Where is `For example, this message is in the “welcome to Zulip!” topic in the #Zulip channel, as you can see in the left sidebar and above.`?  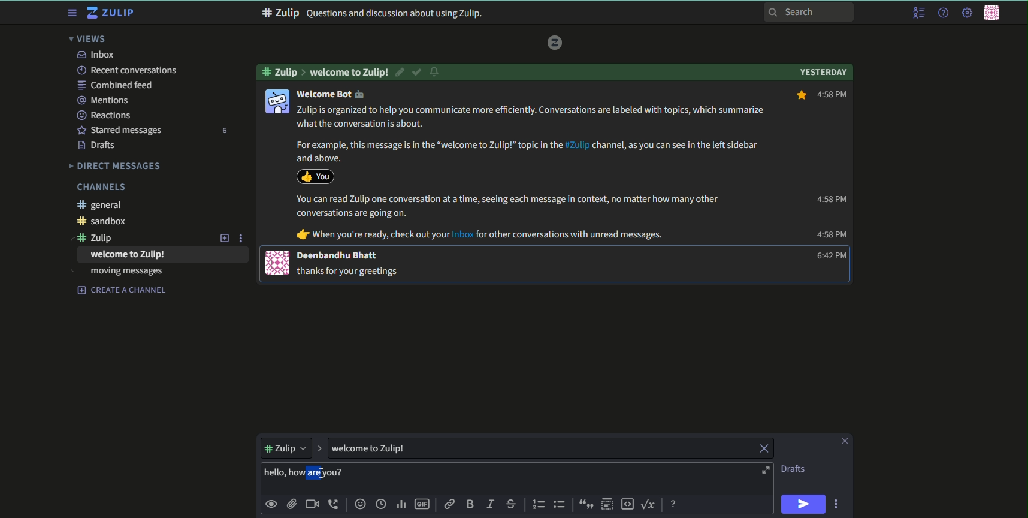 For example, this message is in the “welcome to Zulip!” topic in the #Zulip channel, as you can see in the left sidebar and above. is located at coordinates (524, 151).